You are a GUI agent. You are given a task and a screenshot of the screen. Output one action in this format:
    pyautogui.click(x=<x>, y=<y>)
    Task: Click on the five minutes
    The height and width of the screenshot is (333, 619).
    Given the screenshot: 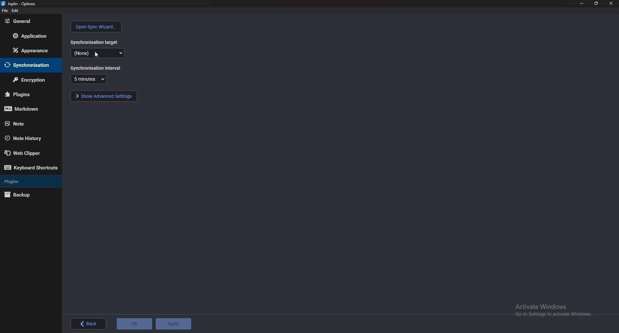 What is the action you would take?
    pyautogui.click(x=88, y=79)
    